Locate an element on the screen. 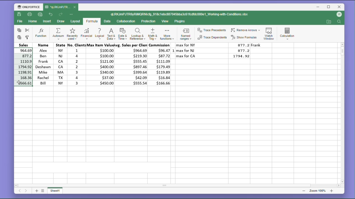  financial is located at coordinates (86, 34).